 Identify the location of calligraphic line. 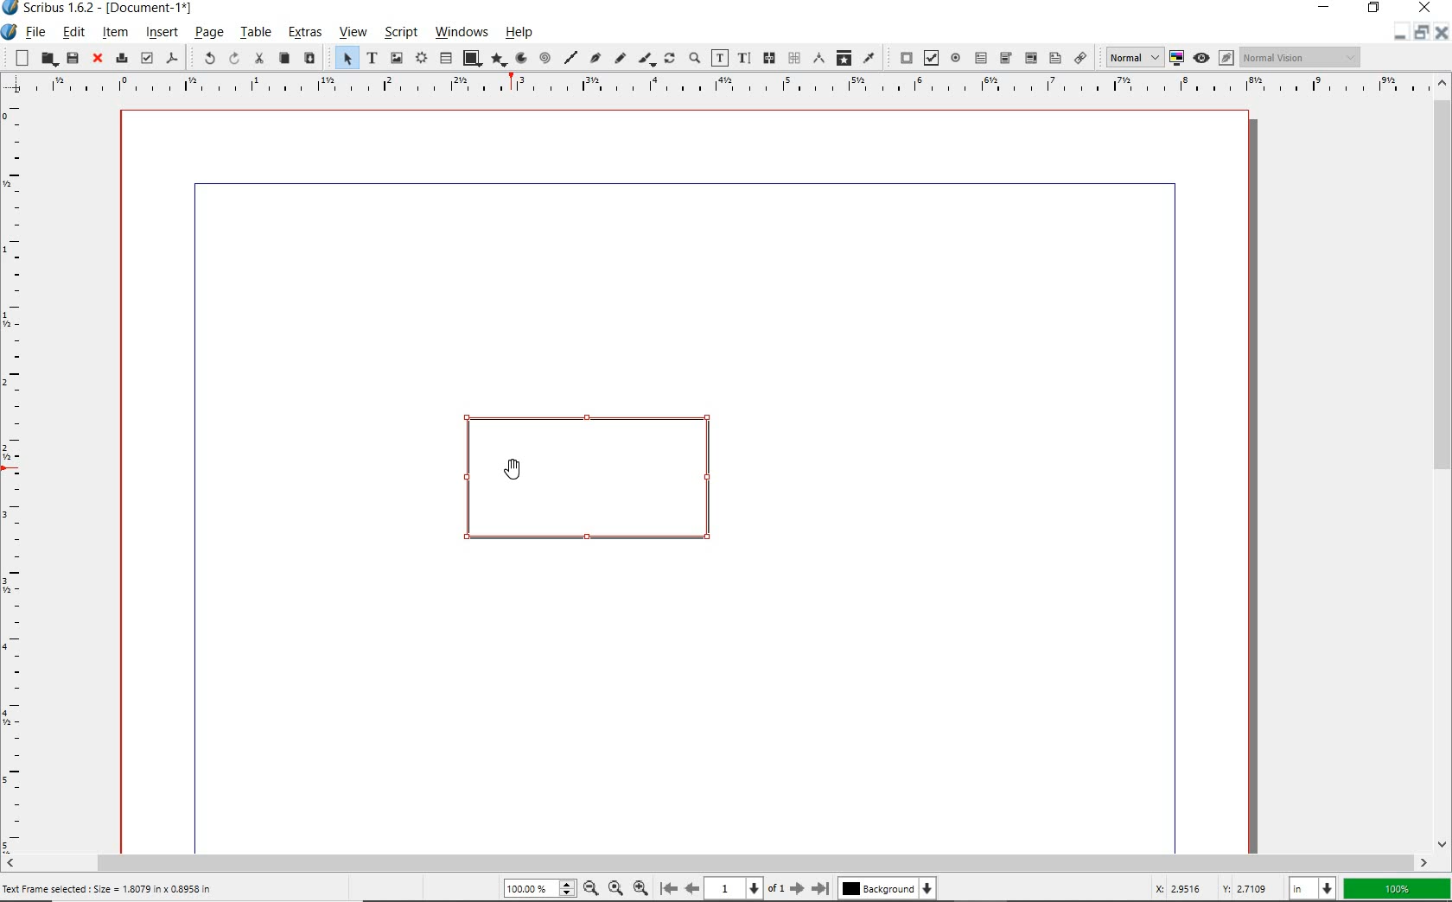
(647, 60).